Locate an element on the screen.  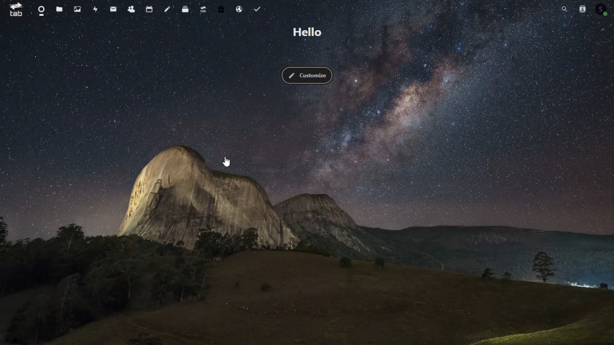
Dashboard is located at coordinates (38, 9).